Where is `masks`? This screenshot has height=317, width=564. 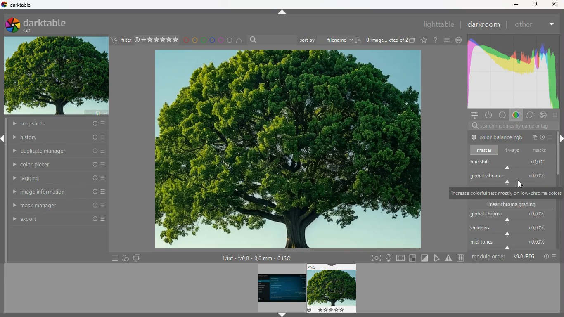 masks is located at coordinates (540, 150).